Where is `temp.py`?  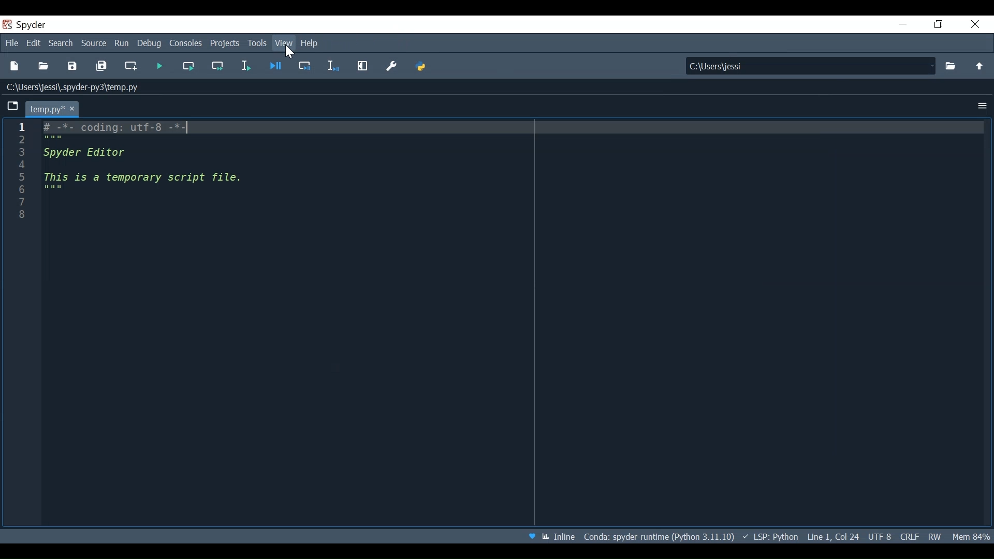 temp.py is located at coordinates (51, 108).